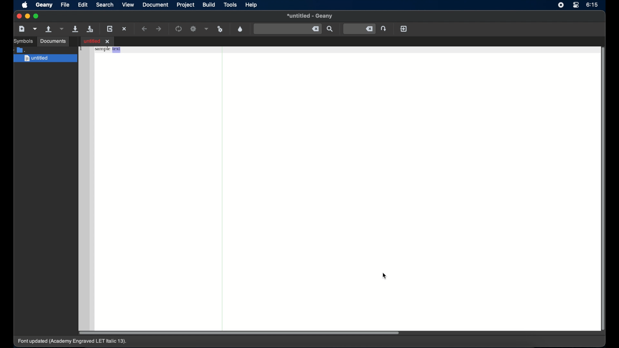 The width and height of the screenshot is (619, 348). I want to click on jump to entered line number, so click(385, 28).